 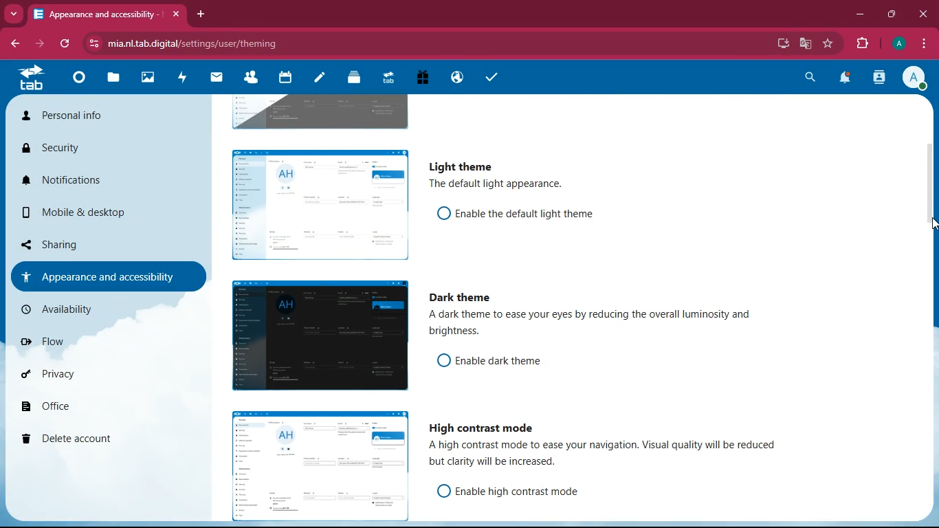 I want to click on activity, so click(x=881, y=79).